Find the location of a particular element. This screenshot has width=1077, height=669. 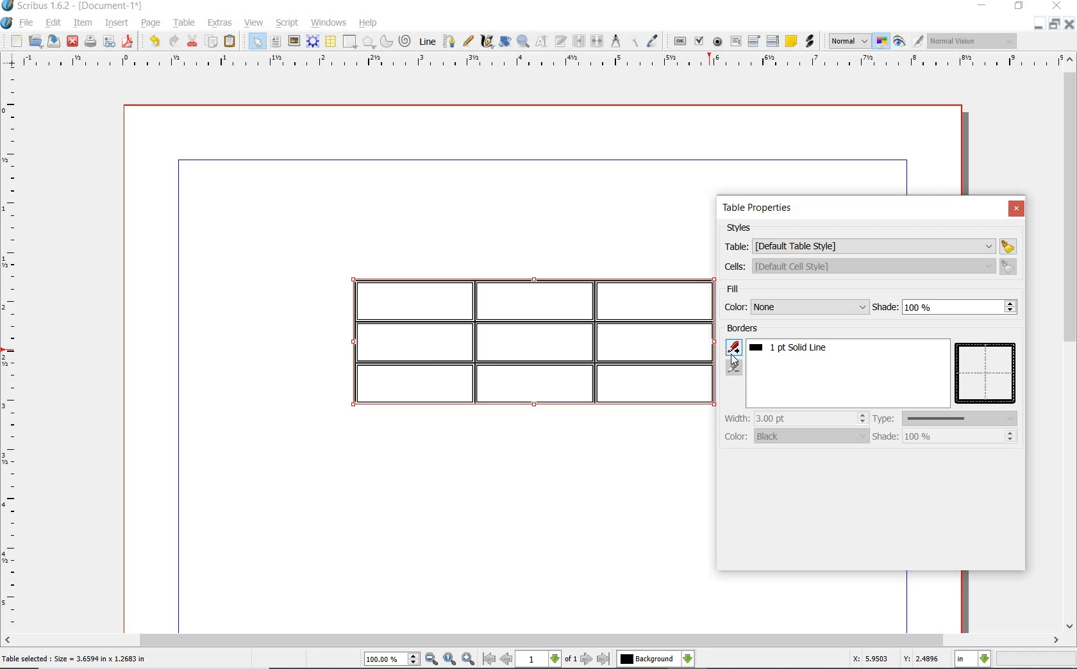

new is located at coordinates (15, 41).